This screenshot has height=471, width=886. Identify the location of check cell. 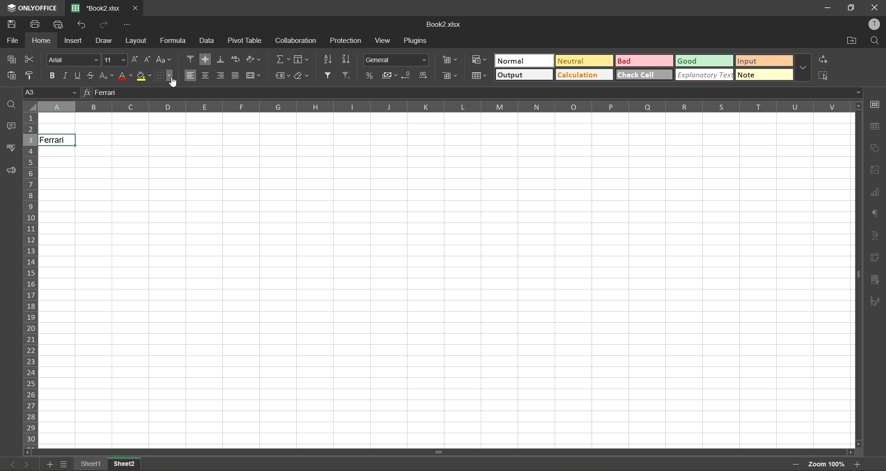
(645, 76).